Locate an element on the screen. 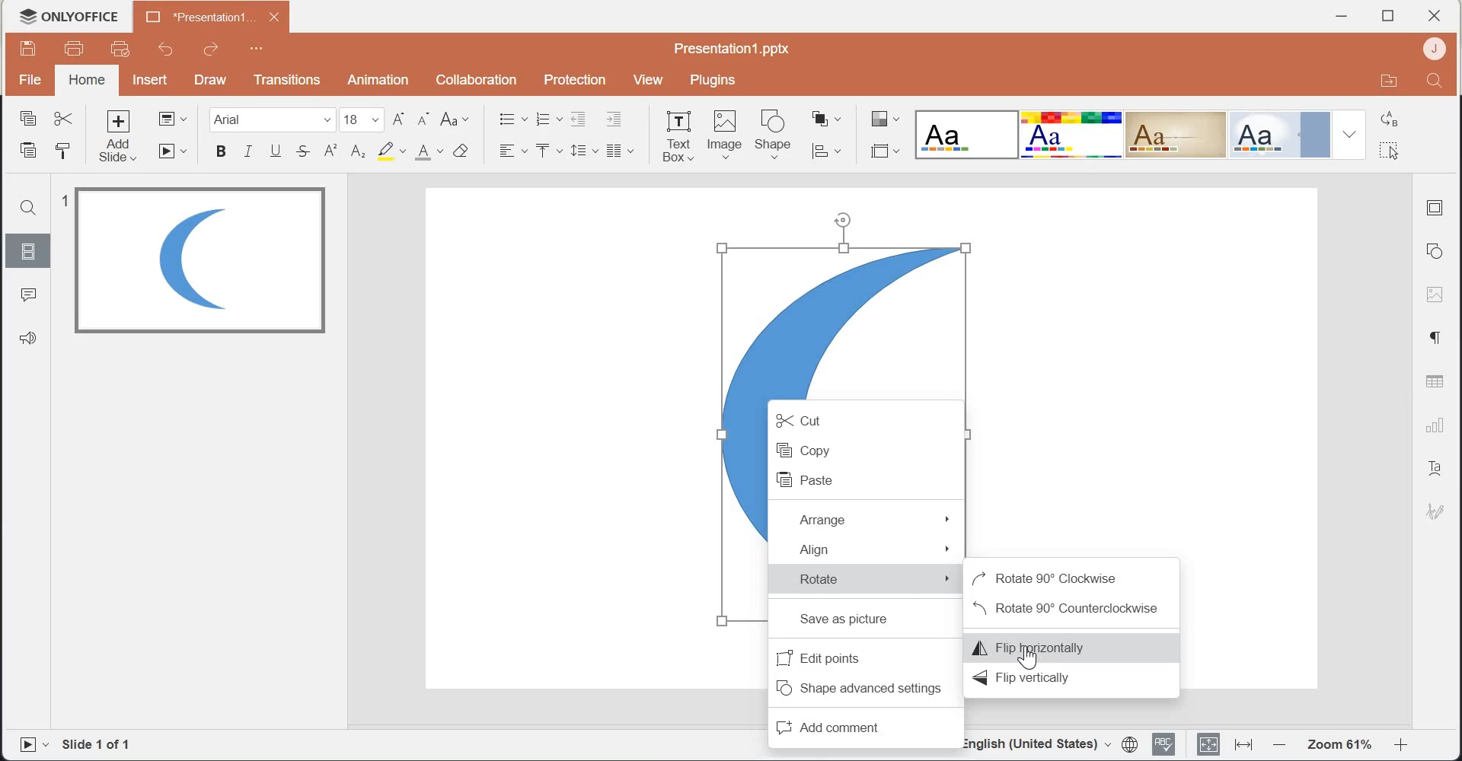  Line spacing is located at coordinates (585, 151).